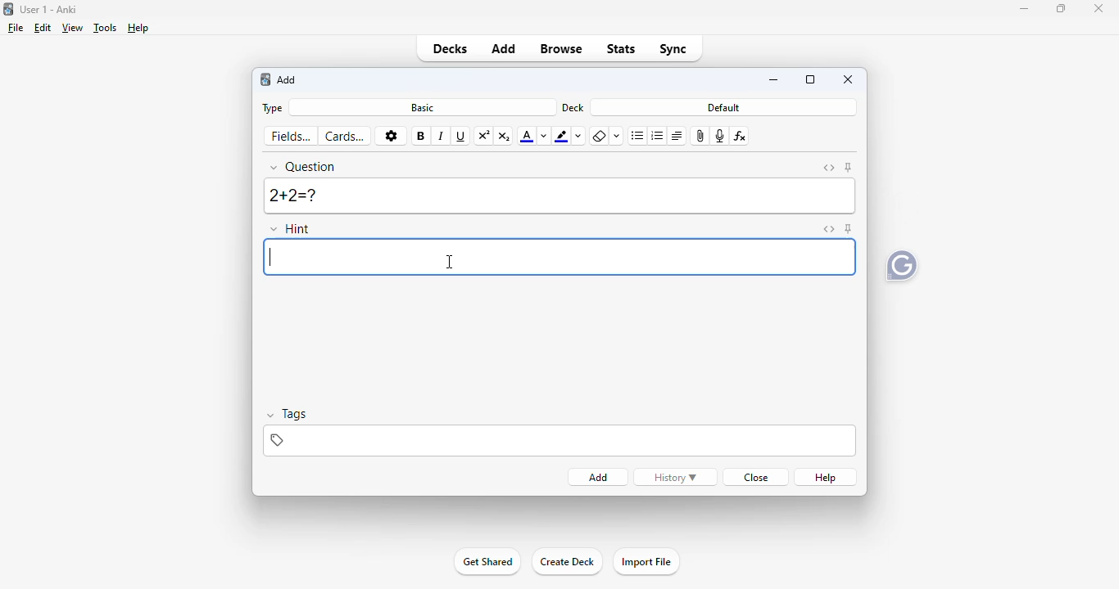  Describe the element at coordinates (572, 108) in the screenshot. I see `deck` at that location.